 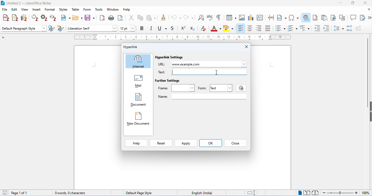 I want to click on multilevel list, so click(x=305, y=29).